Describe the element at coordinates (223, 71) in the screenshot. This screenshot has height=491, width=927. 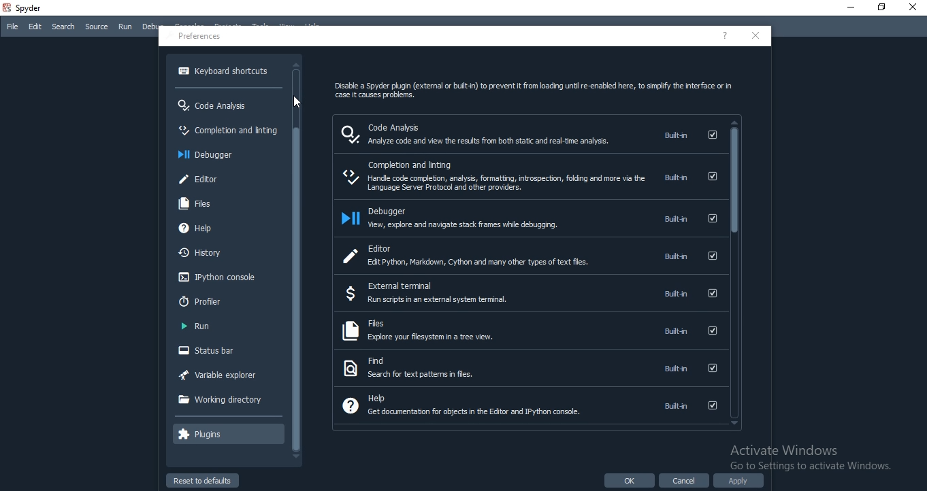
I see `Keyboard shortcuts` at that location.